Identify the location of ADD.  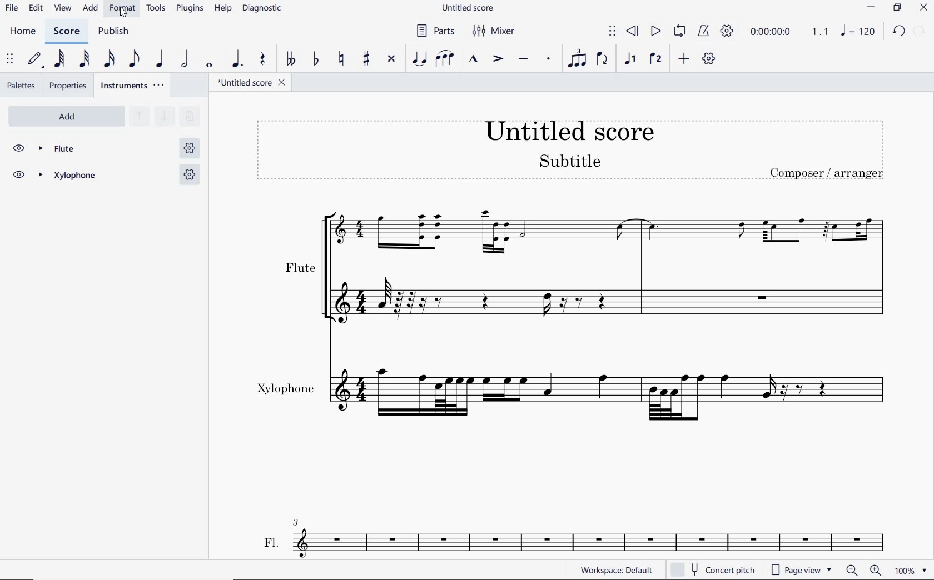
(682, 59).